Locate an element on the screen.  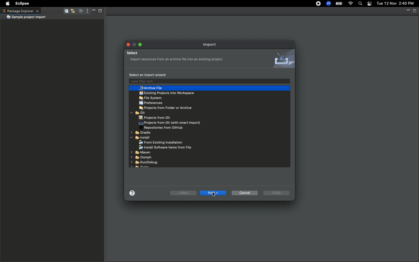
RuryDebug is located at coordinates (144, 162).